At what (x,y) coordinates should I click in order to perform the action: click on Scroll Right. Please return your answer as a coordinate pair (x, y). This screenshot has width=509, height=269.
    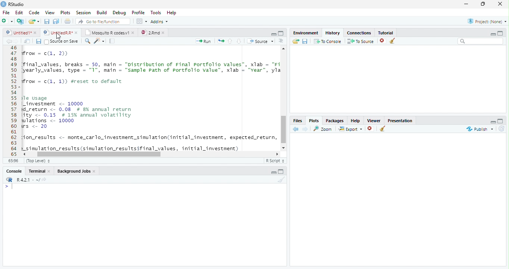
    Looking at the image, I should click on (277, 154).